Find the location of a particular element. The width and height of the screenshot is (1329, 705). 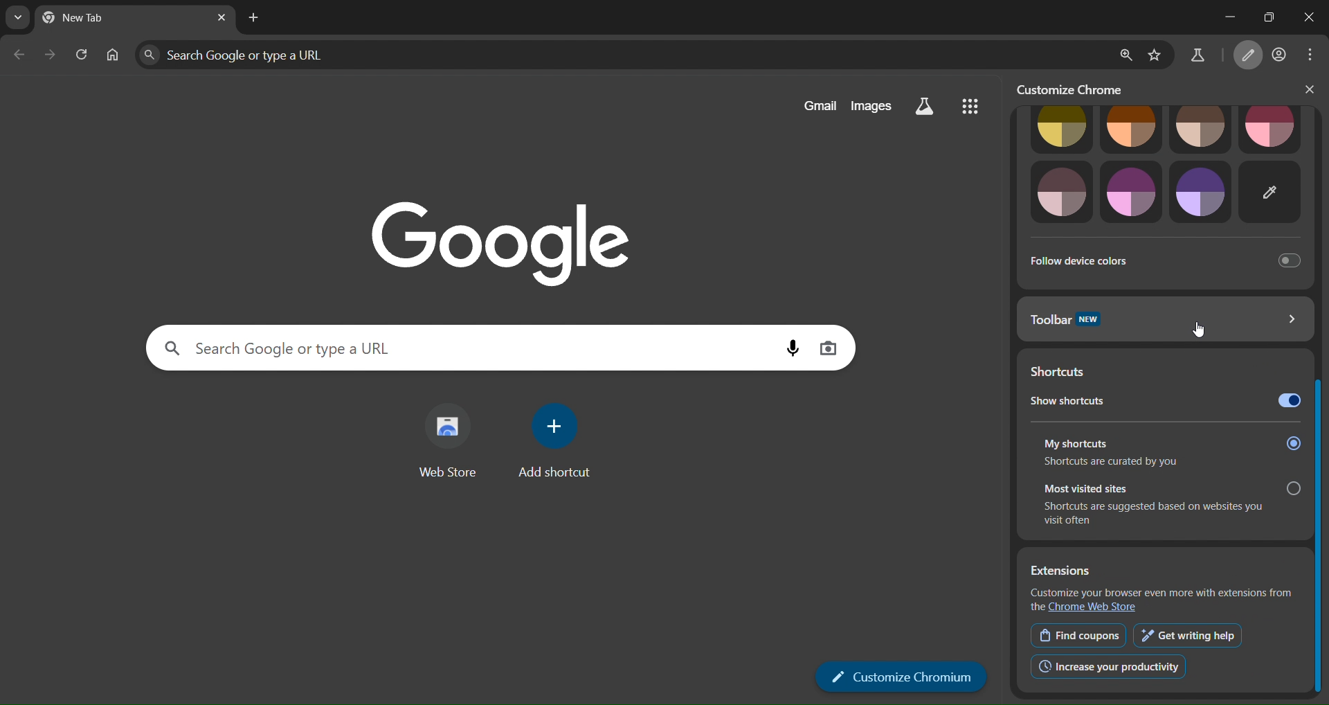

theme is located at coordinates (1269, 127).